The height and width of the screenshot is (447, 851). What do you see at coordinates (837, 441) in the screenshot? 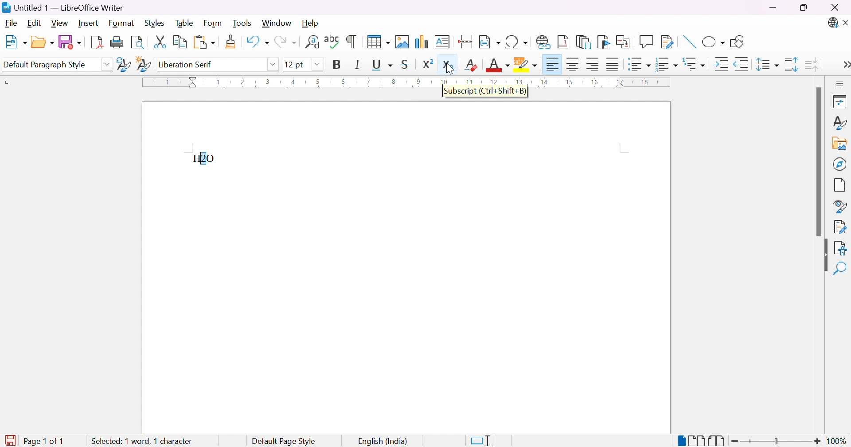
I see `100%` at bounding box center [837, 441].